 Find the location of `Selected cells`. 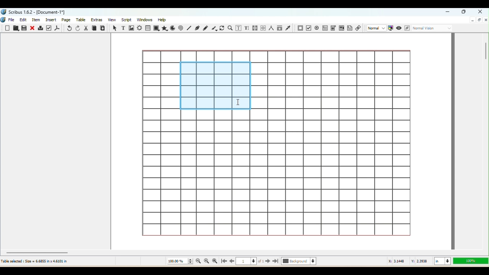

Selected cells is located at coordinates (214, 86).